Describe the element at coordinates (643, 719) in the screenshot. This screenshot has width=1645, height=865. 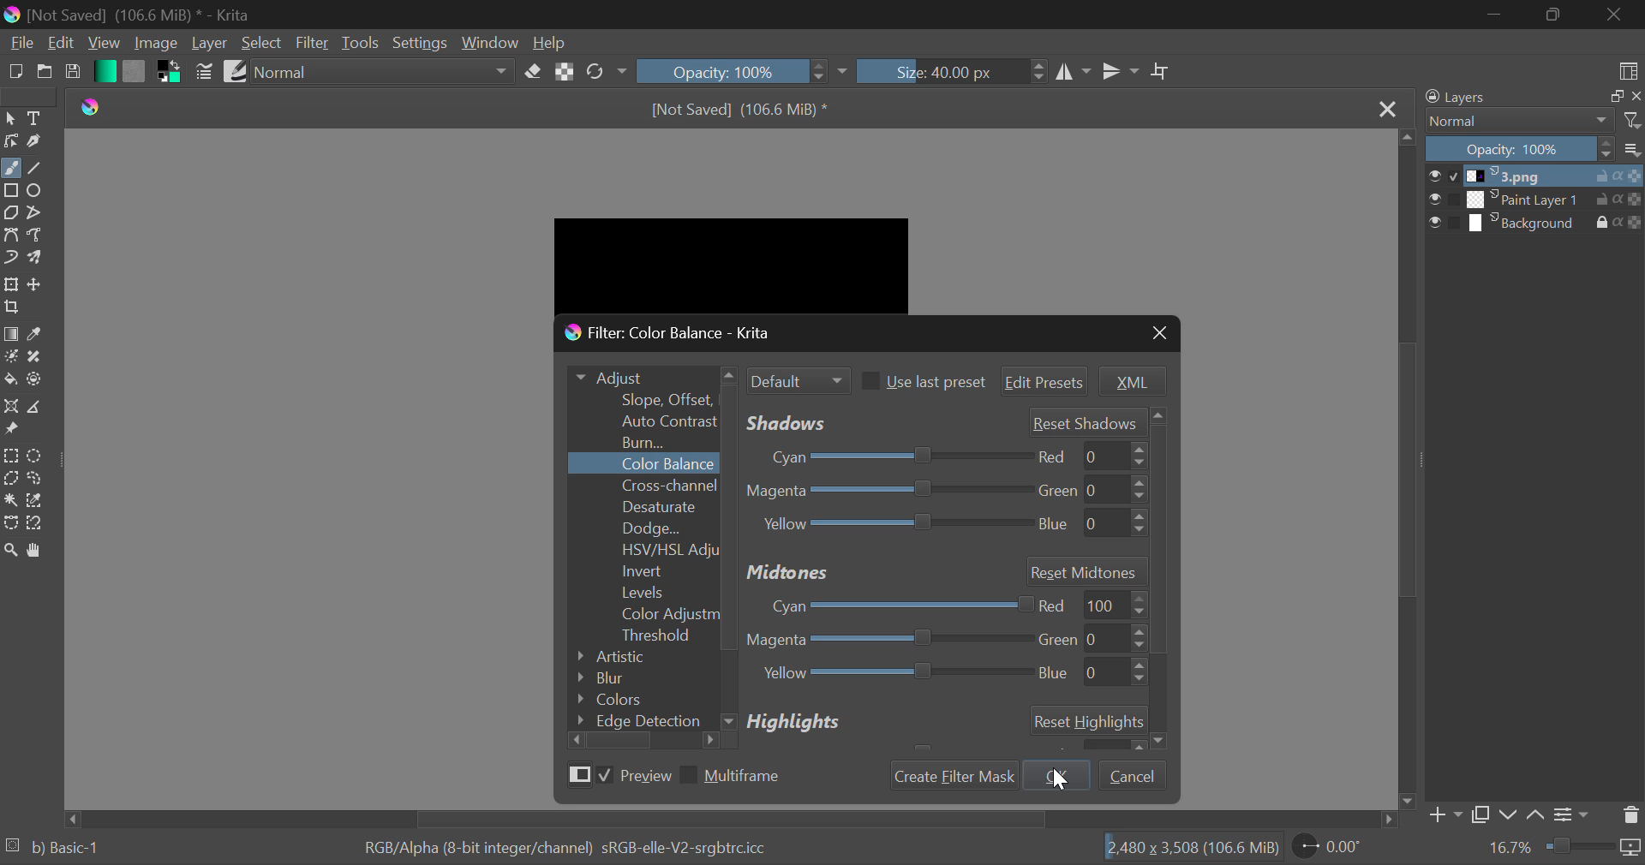
I see `Edge Detection` at that location.